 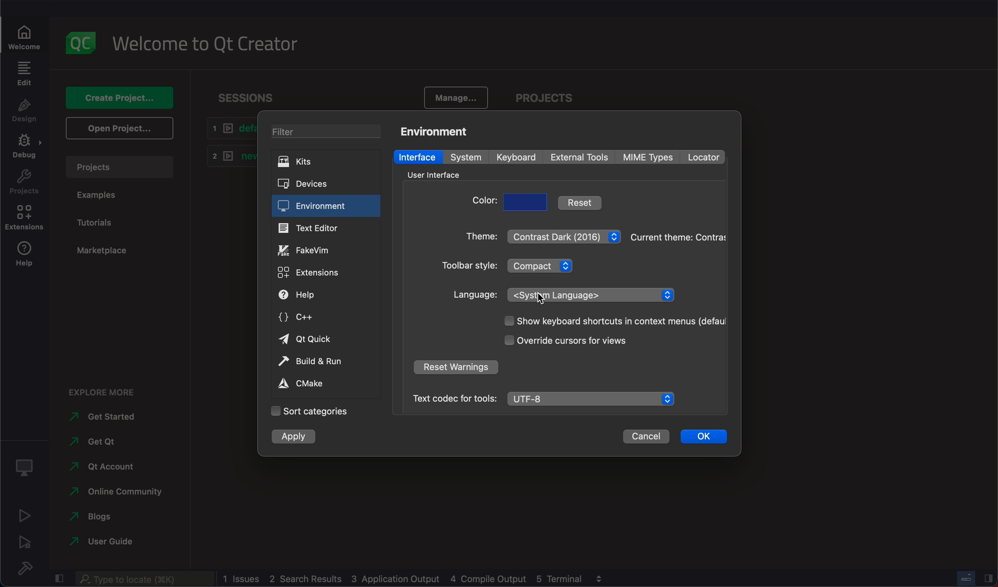 I want to click on progress bar, so click(x=966, y=577).